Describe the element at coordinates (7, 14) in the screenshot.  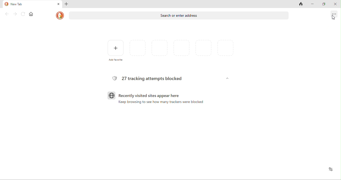
I see `back` at that location.